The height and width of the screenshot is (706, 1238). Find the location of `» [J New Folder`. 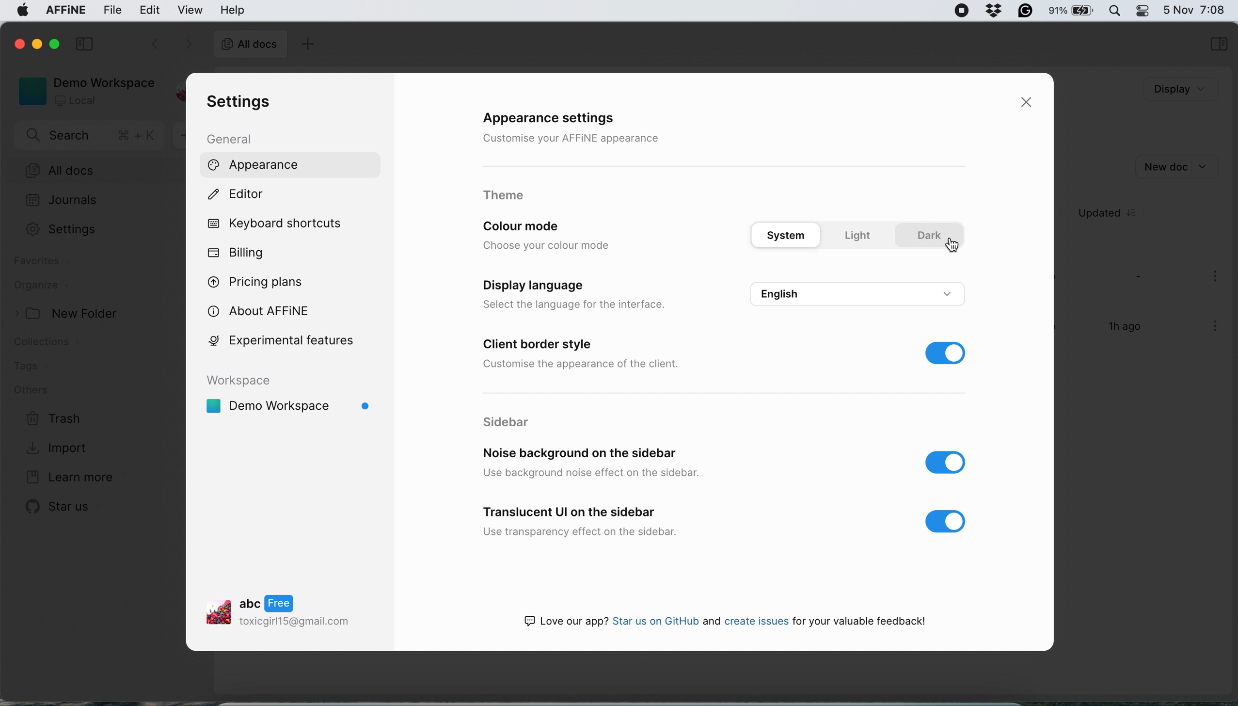

» [J New Folder is located at coordinates (65, 312).